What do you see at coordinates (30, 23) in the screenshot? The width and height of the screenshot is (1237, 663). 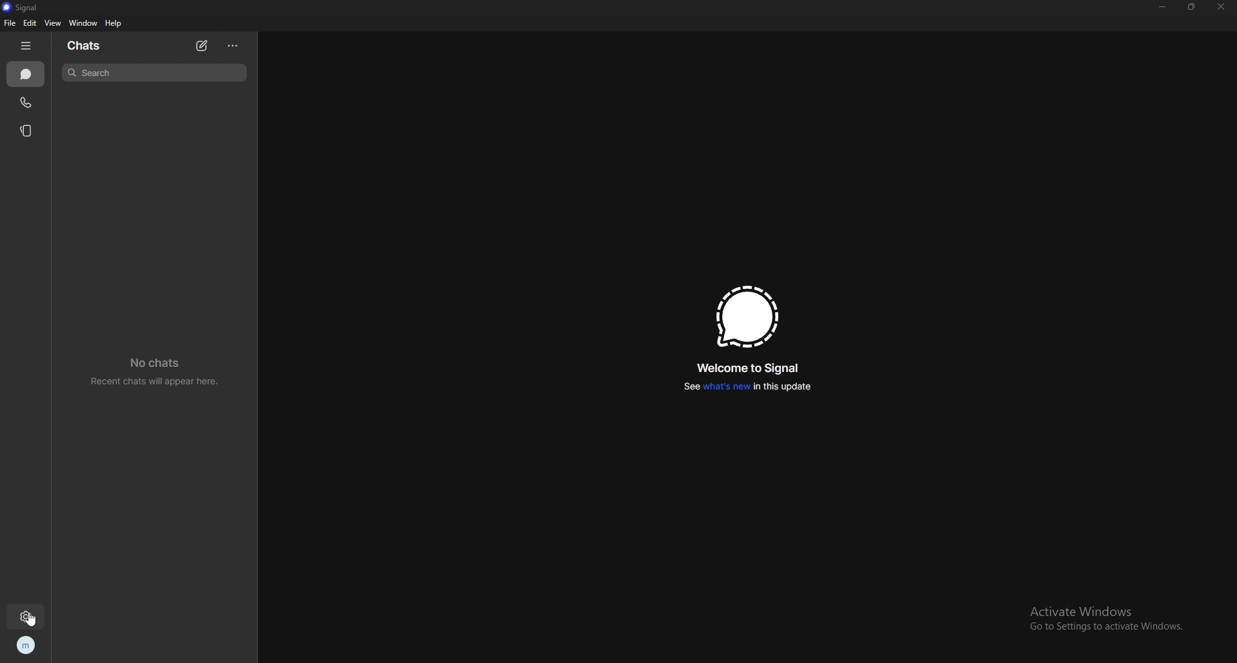 I see `edit` at bounding box center [30, 23].